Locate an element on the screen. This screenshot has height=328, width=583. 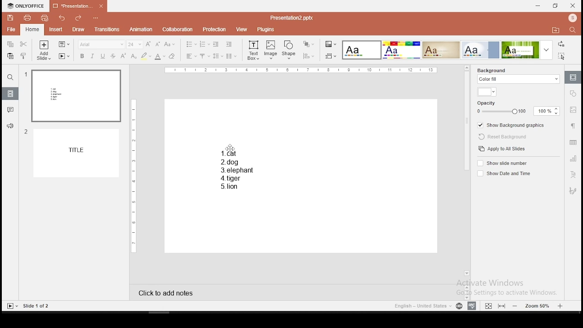
text is located at coordinates (259, 168).